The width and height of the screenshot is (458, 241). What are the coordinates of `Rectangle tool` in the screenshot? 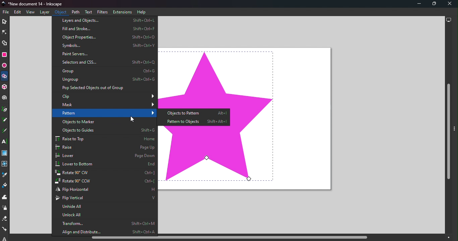 It's located at (4, 56).